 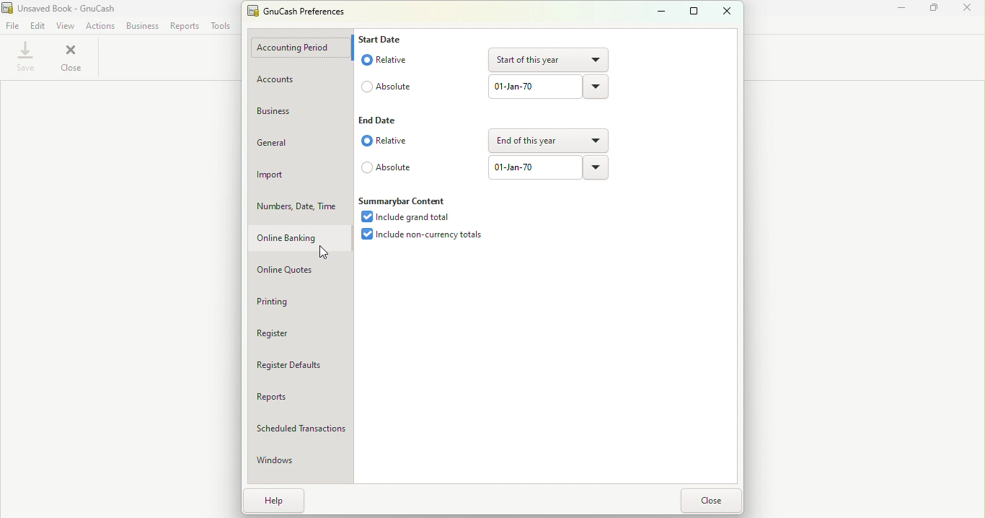 What do you see at coordinates (529, 87) in the screenshot?
I see `01-jan-70` at bounding box center [529, 87].